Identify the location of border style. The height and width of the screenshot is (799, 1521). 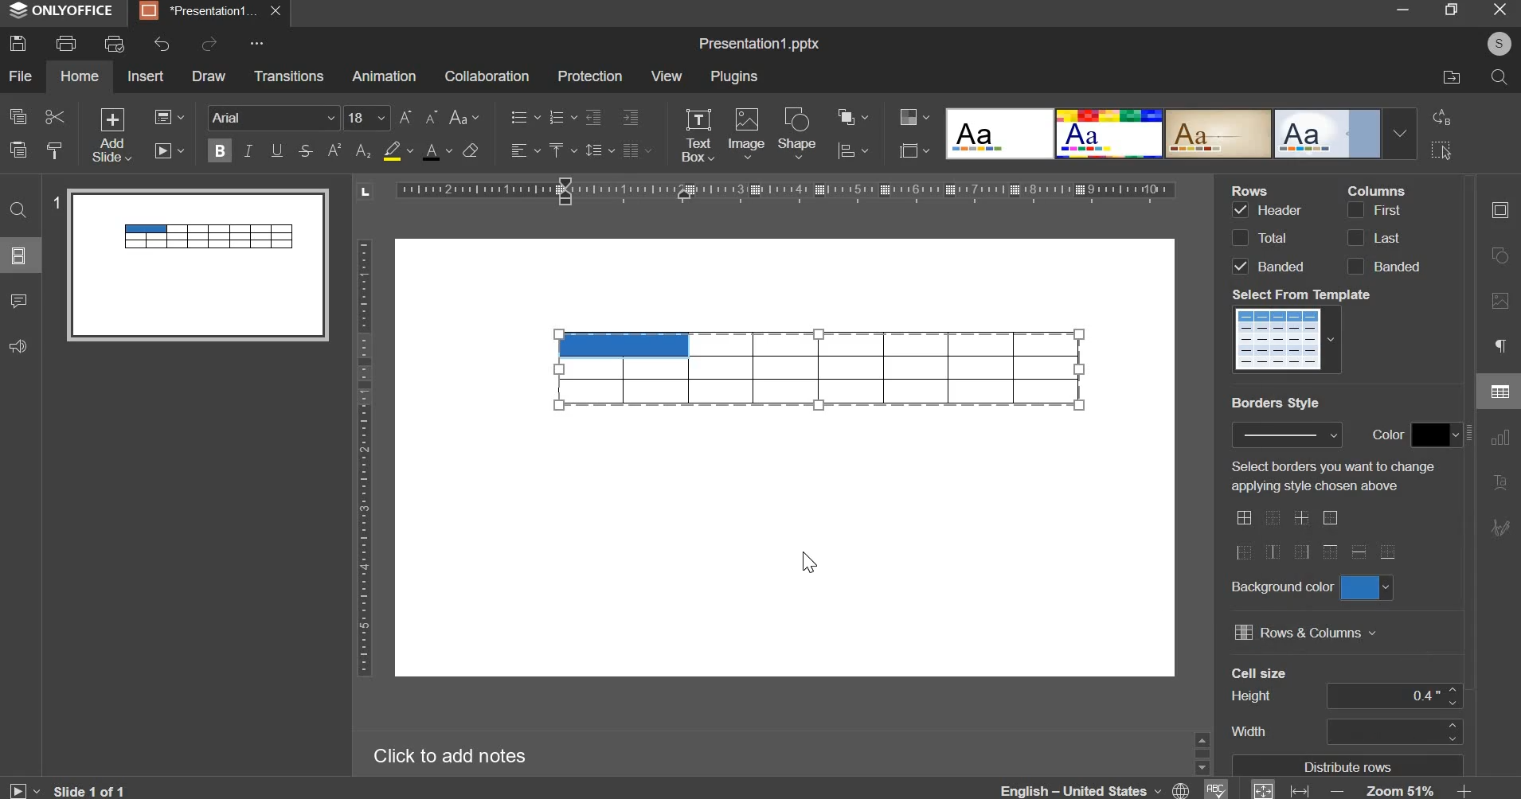
(1287, 435).